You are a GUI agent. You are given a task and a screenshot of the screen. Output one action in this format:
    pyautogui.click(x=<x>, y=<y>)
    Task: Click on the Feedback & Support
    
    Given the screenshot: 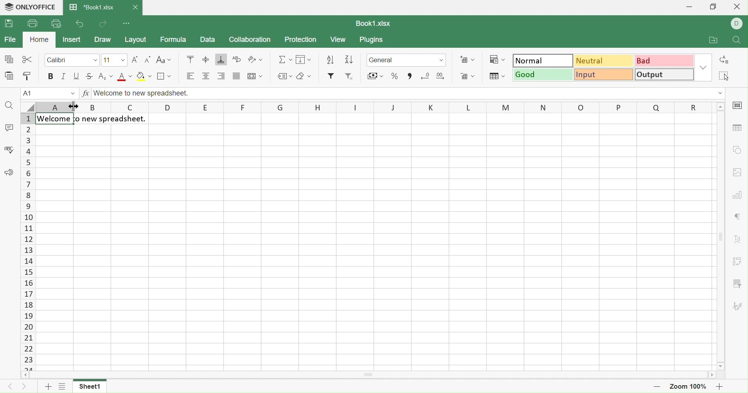 What is the action you would take?
    pyautogui.click(x=9, y=172)
    